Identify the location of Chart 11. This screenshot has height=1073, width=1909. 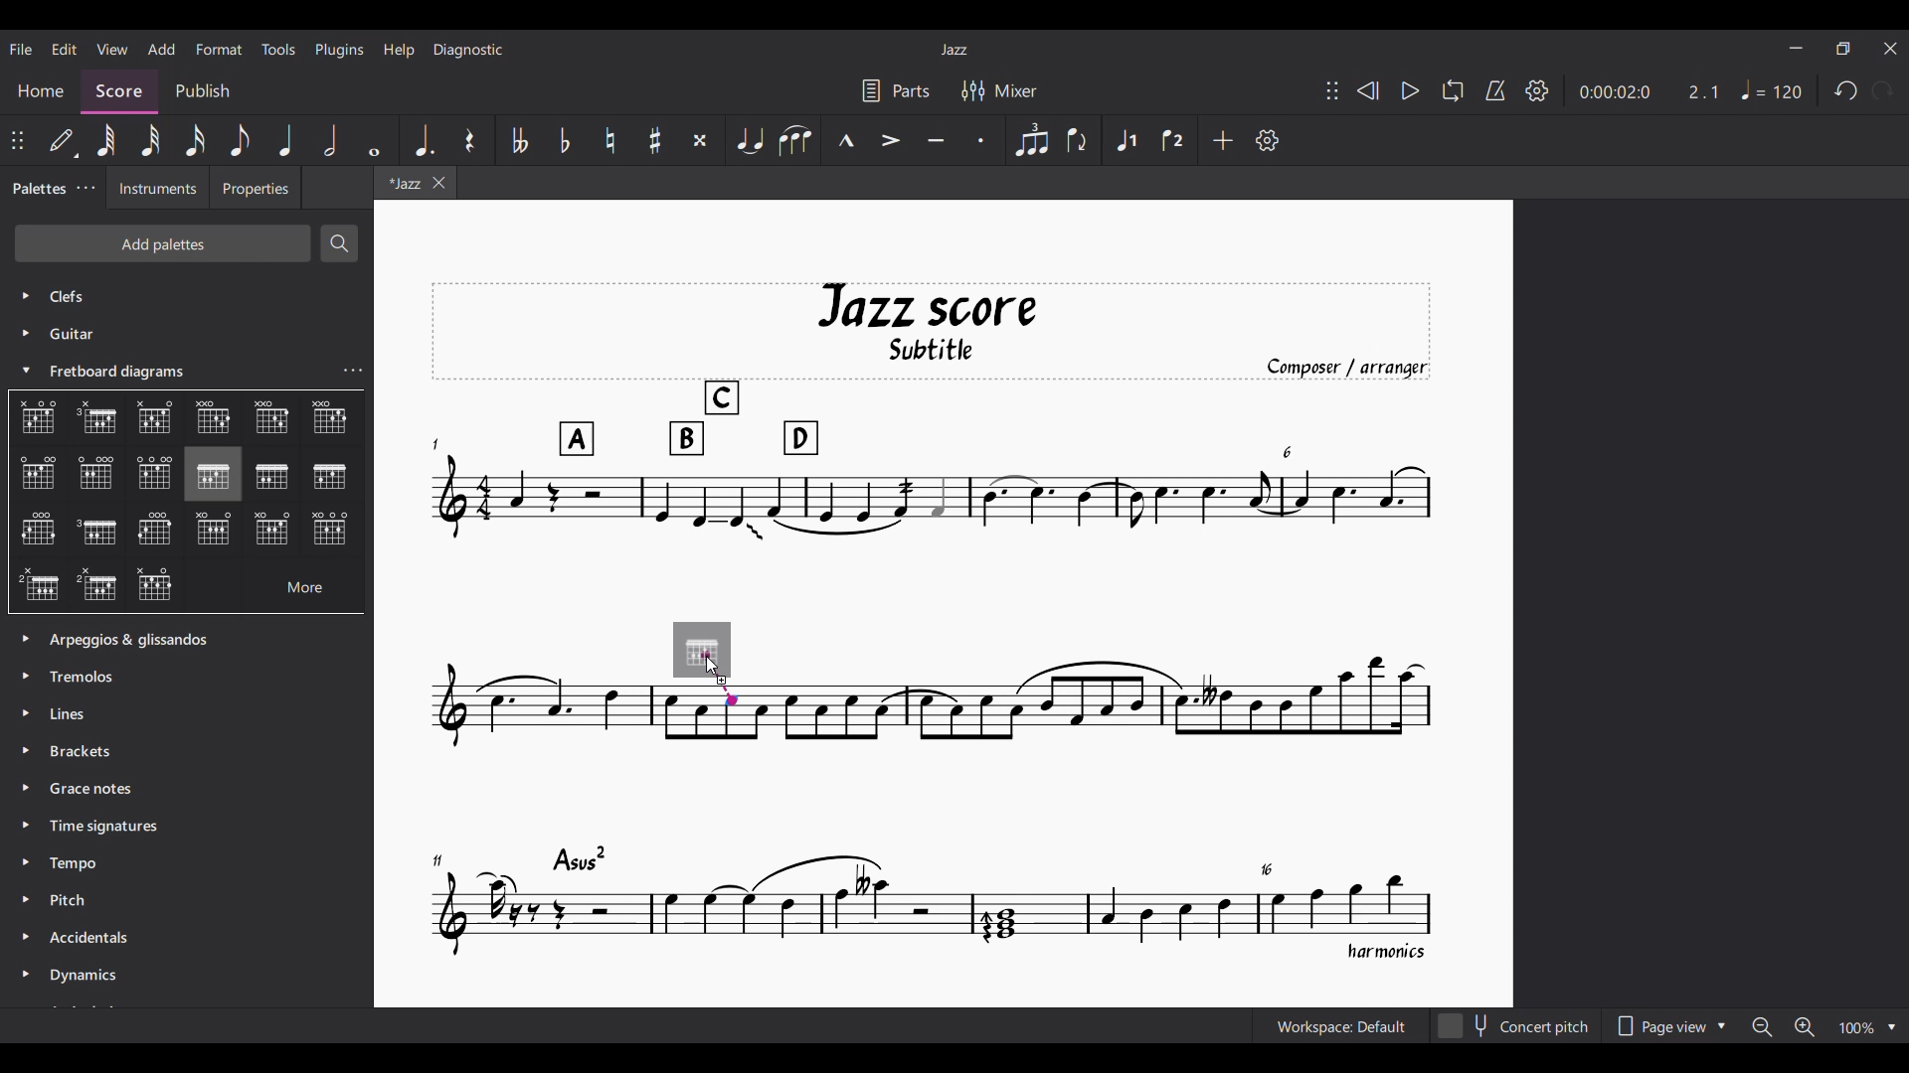
(329, 478).